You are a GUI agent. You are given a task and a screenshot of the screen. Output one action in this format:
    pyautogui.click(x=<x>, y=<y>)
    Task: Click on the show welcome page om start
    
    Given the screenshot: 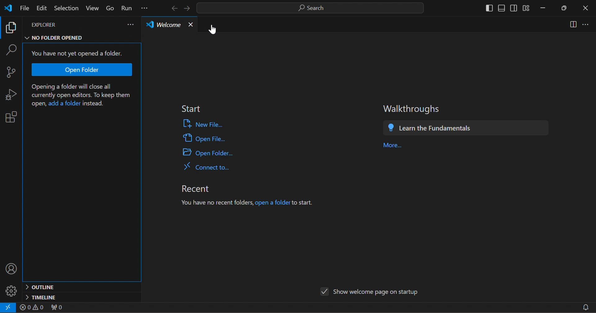 What is the action you would take?
    pyautogui.click(x=370, y=291)
    